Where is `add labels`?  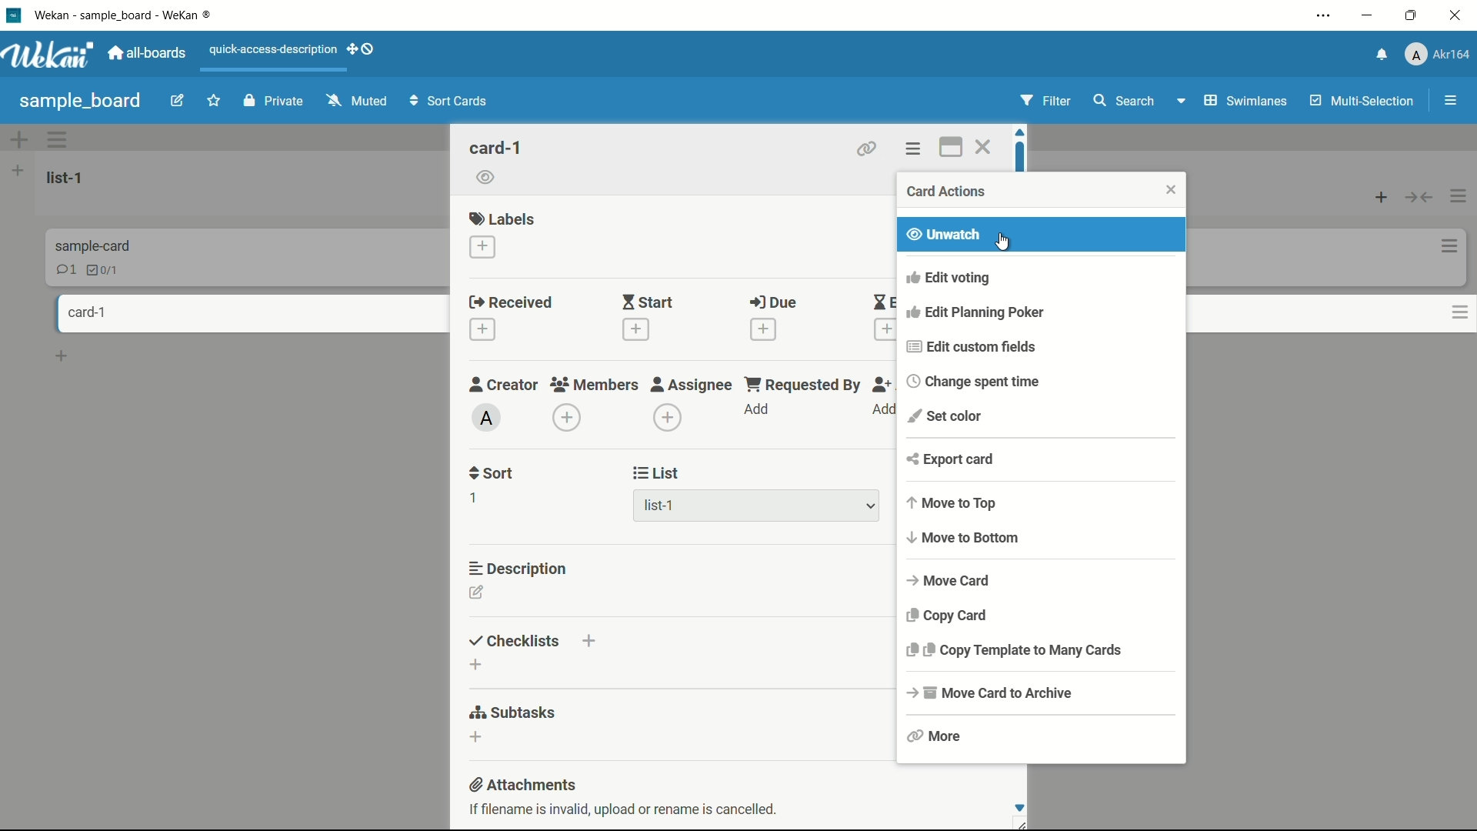 add labels is located at coordinates (482, 247).